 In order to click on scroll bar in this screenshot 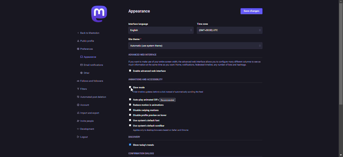, I will do `click(341, 53)`.